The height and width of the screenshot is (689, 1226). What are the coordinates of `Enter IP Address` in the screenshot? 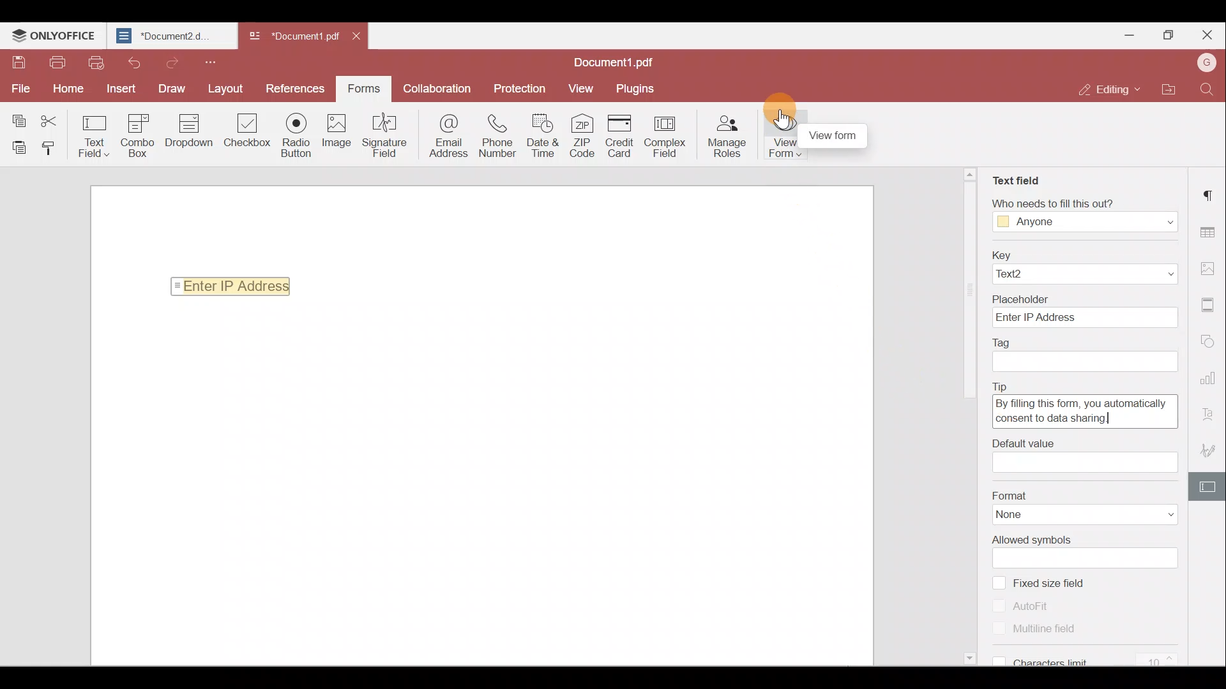 It's located at (227, 286).